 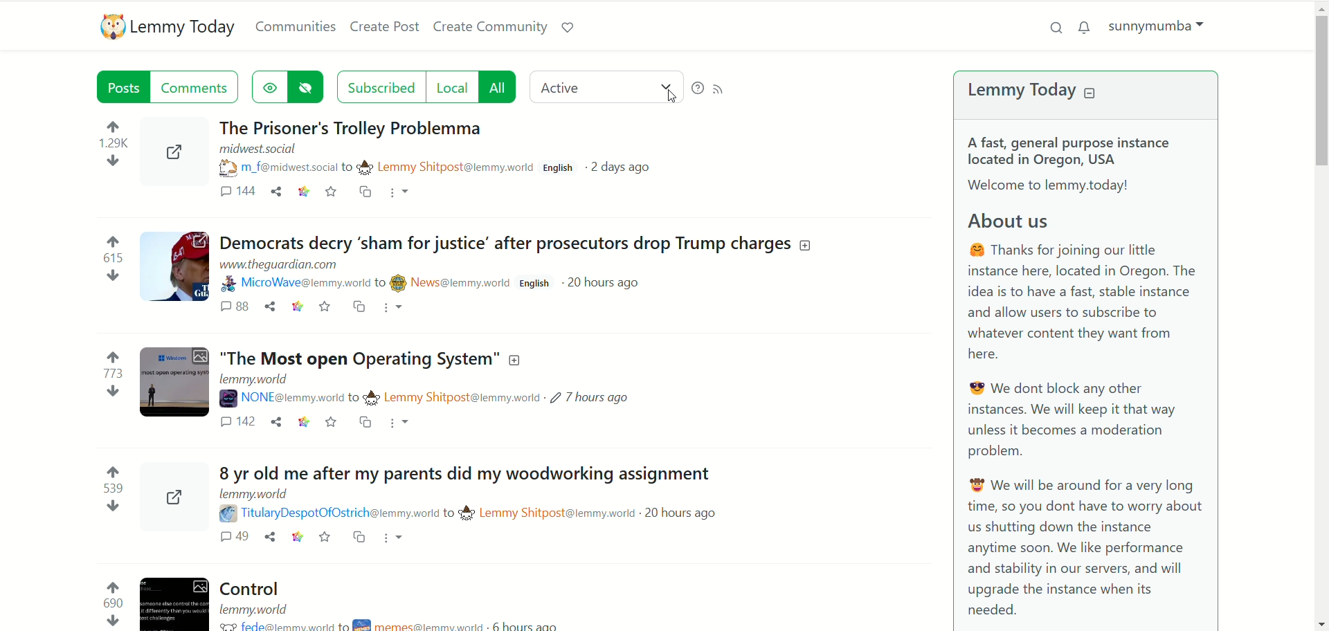 I want to click on communities, so click(x=296, y=25).